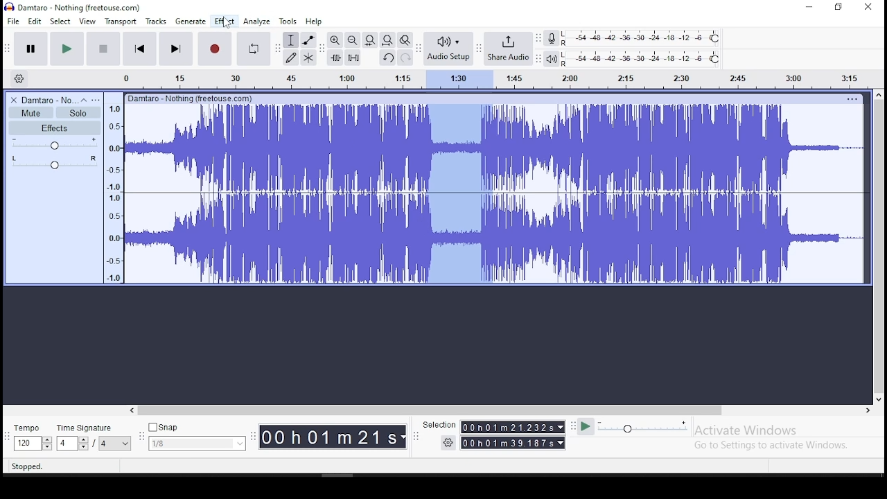 The image size is (887, 499). Describe the element at coordinates (810, 8) in the screenshot. I see `minimize` at that location.